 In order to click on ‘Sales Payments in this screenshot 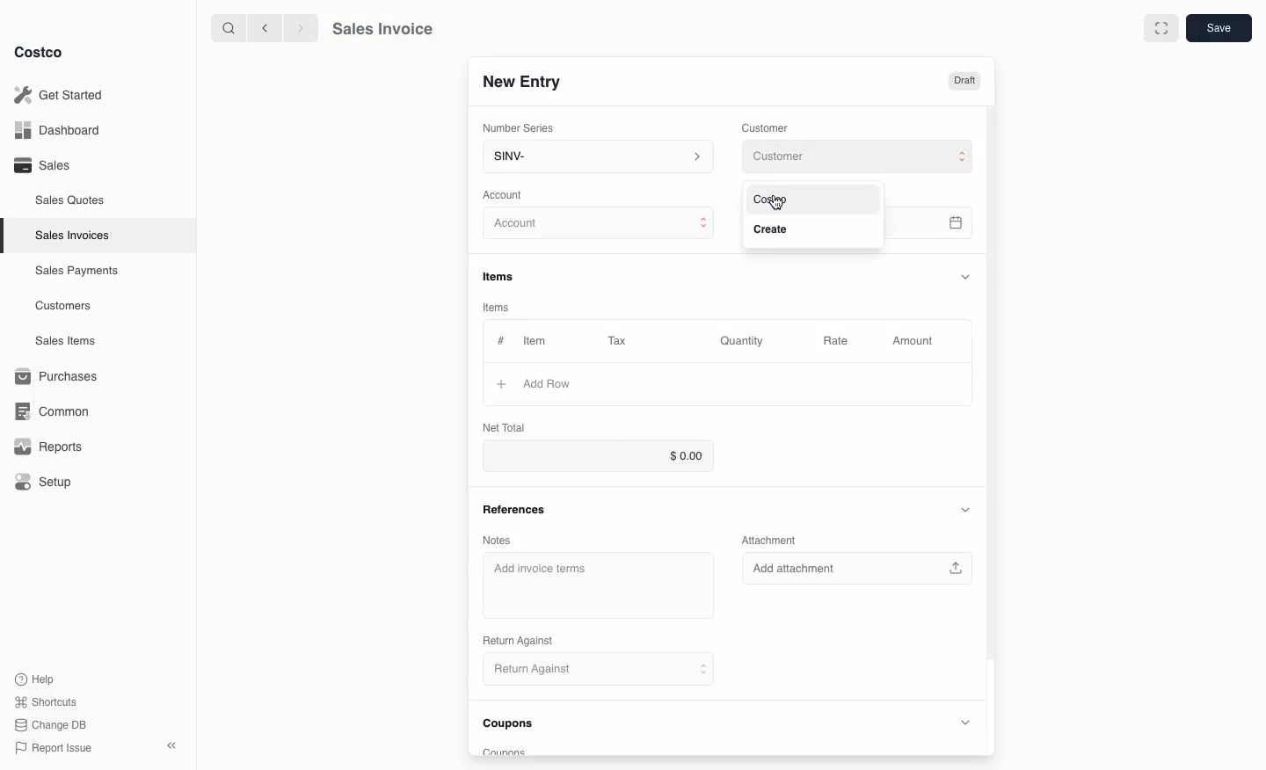, I will do `click(76, 269)`.